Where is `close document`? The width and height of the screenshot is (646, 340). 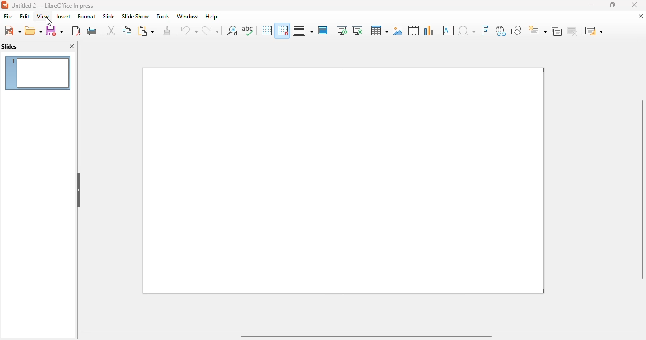 close document is located at coordinates (640, 16).